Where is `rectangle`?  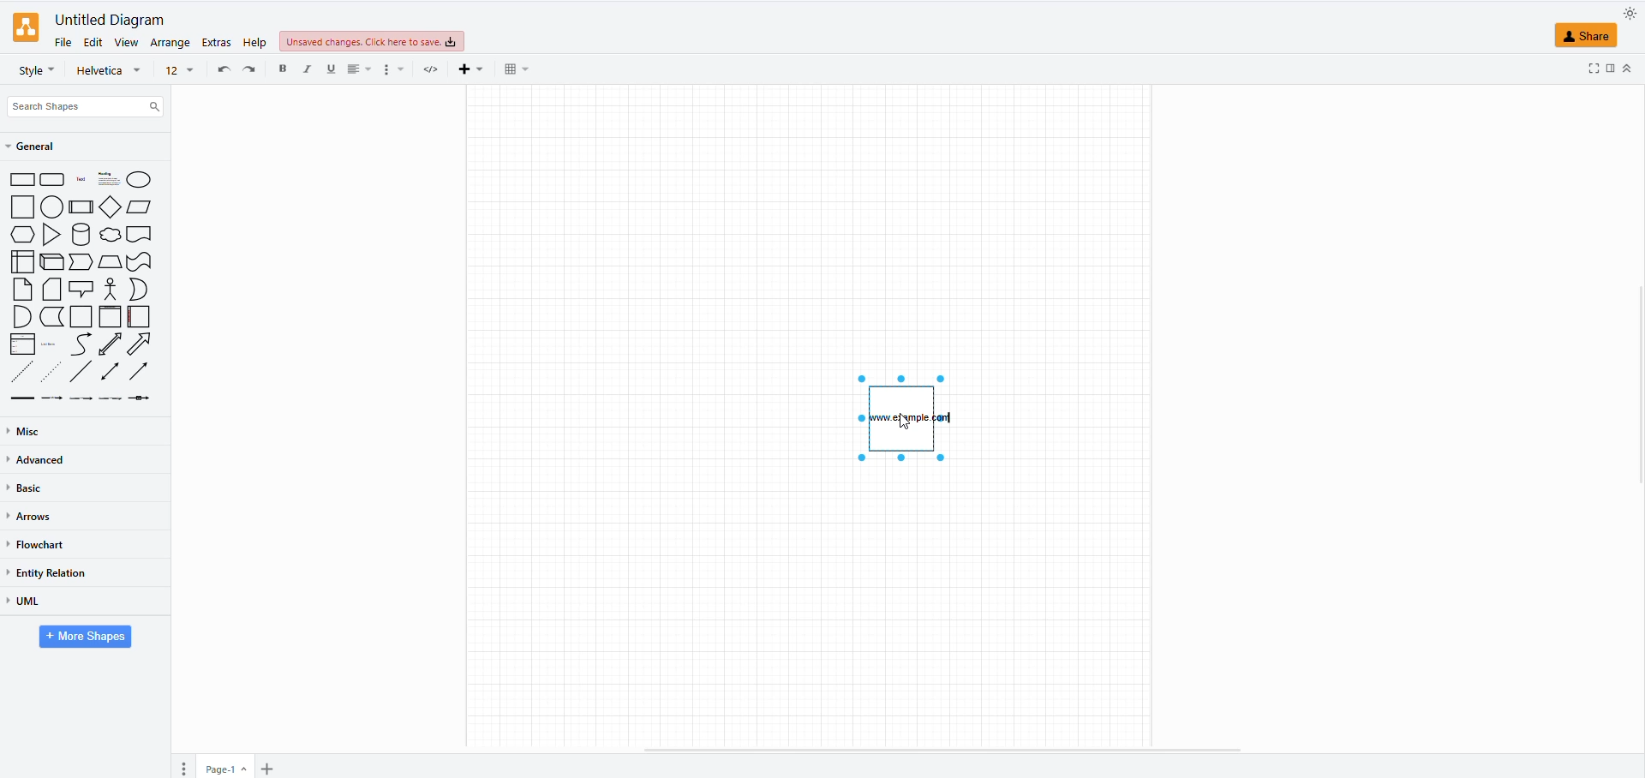
rectangle is located at coordinates (22, 181).